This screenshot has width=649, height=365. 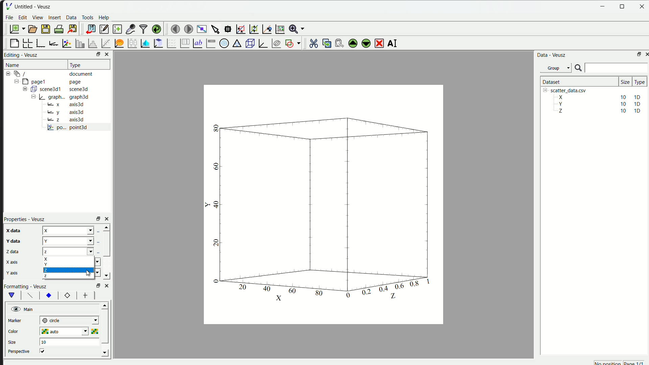 What do you see at coordinates (63, 98) in the screenshot?
I see `= | graph... graph3d` at bounding box center [63, 98].